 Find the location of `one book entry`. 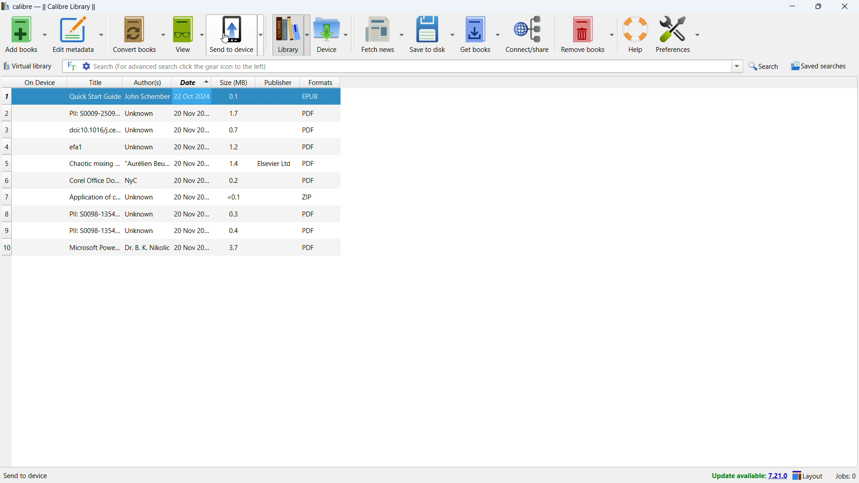

one book entry is located at coordinates (169, 180).